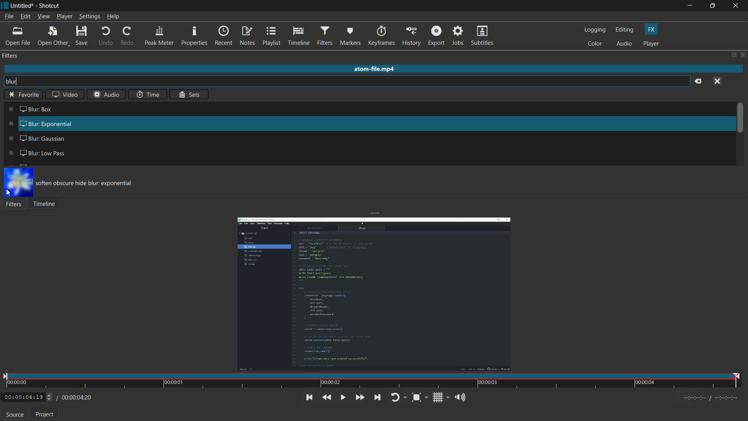 The image size is (748, 421). Describe the element at coordinates (247, 36) in the screenshot. I see `notes` at that location.